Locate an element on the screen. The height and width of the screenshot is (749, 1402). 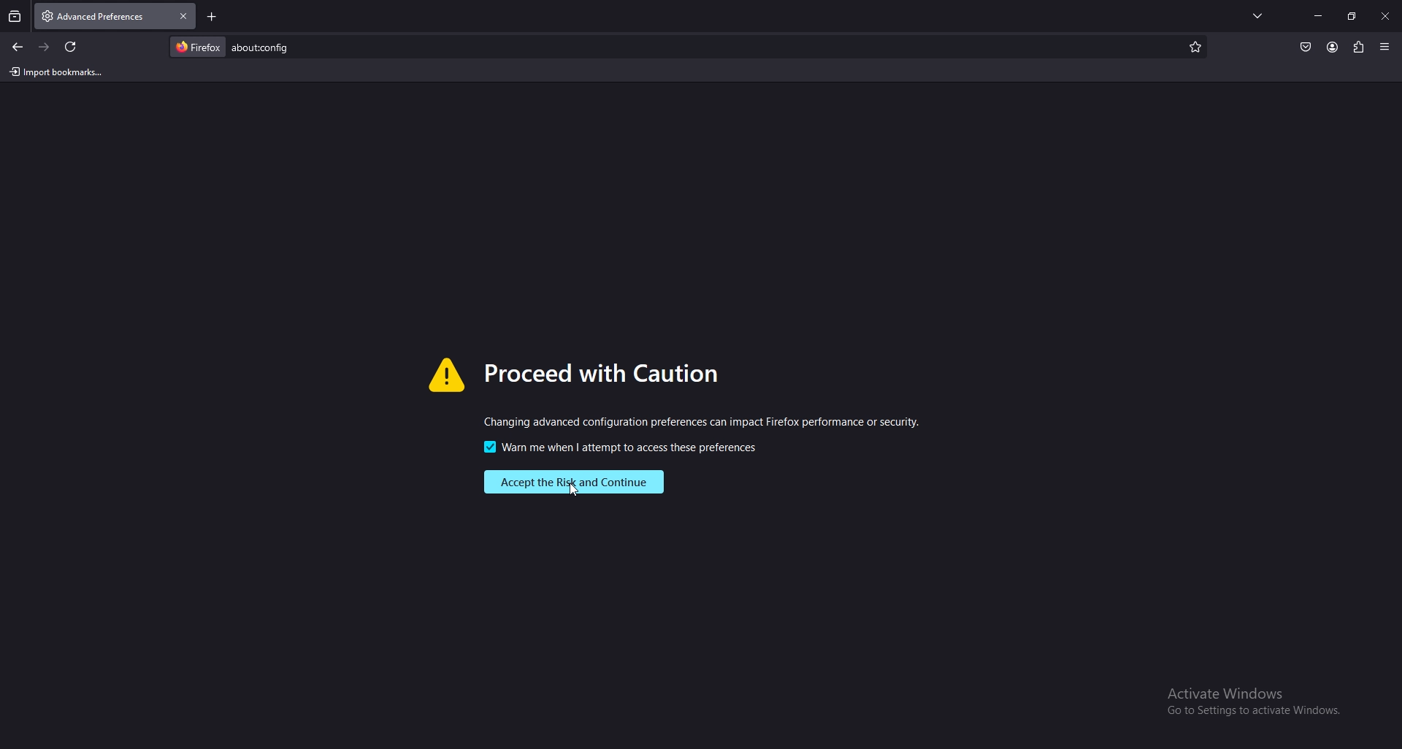
warning message is located at coordinates (699, 421).